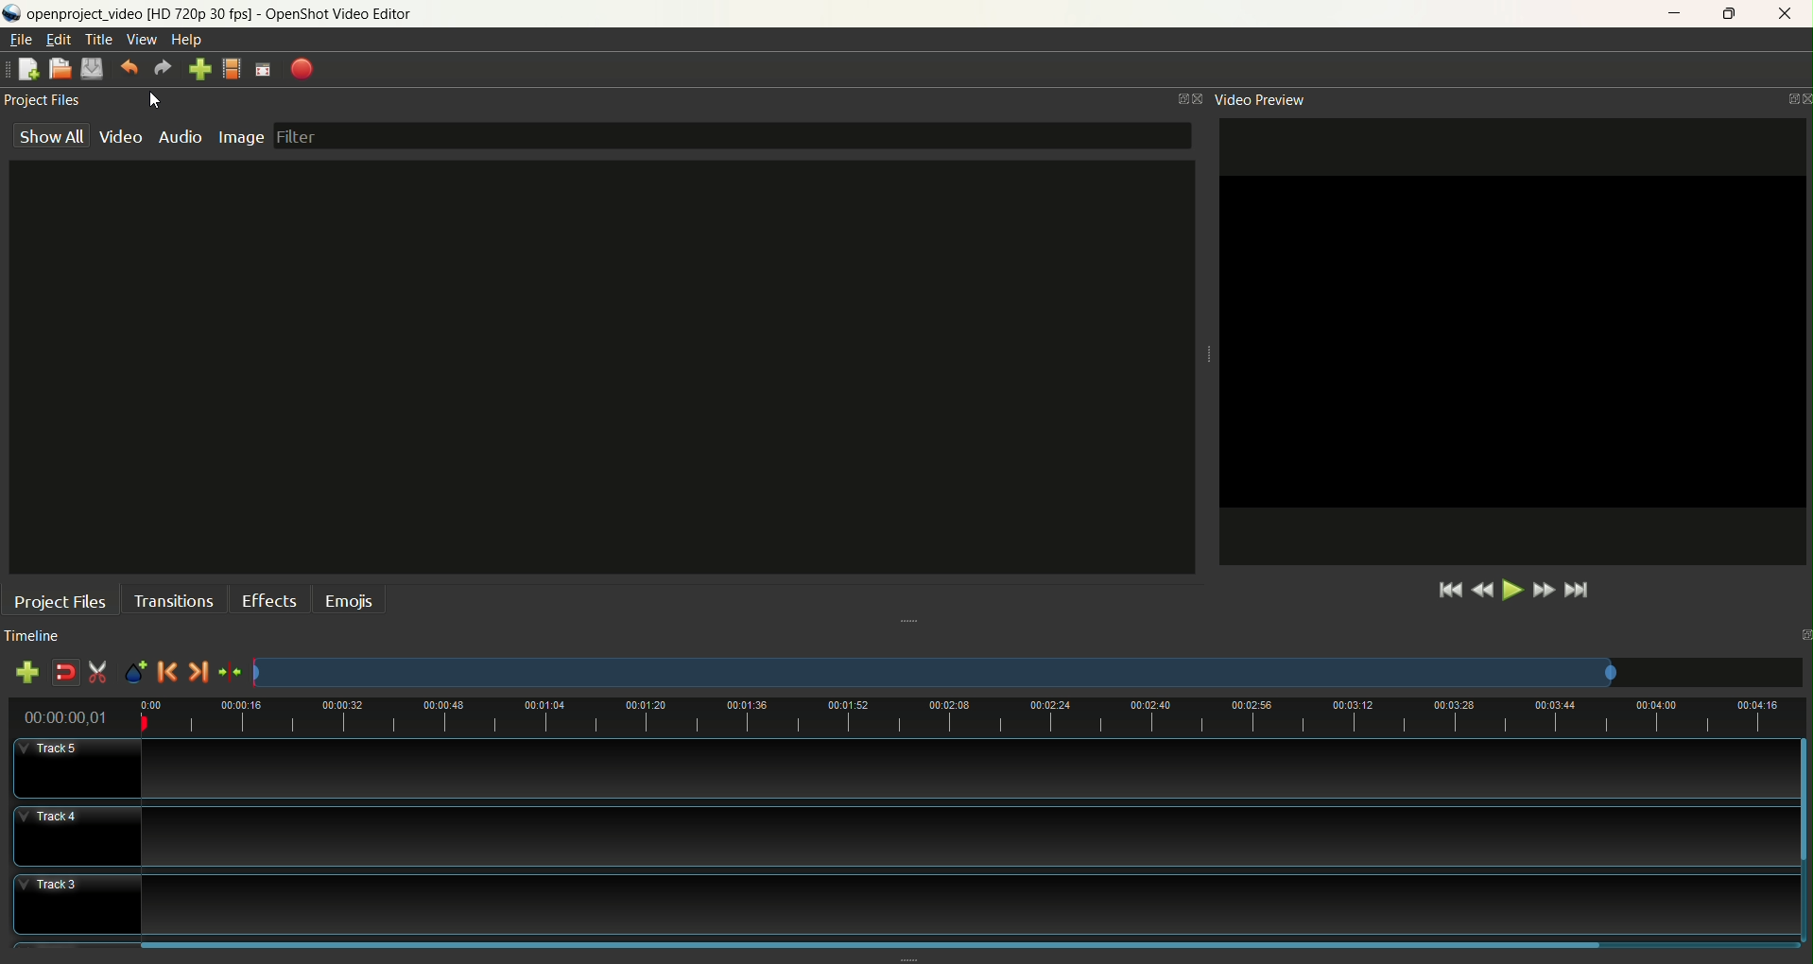  What do you see at coordinates (1447, 589) in the screenshot?
I see `jump to start` at bounding box center [1447, 589].